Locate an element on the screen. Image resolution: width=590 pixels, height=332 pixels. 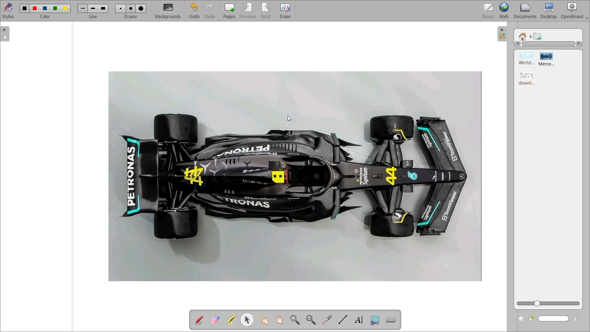
cursor is located at coordinates (290, 119).